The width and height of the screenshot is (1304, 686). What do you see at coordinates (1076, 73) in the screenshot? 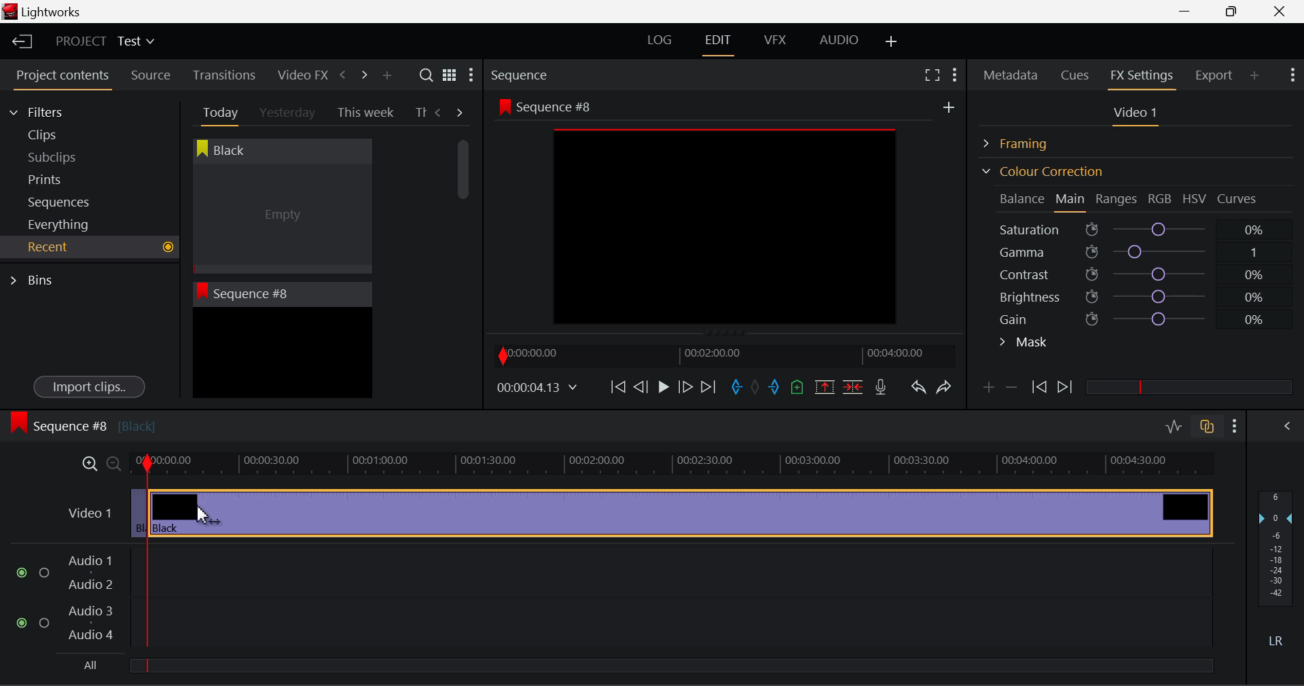
I see `Cues Panel` at bounding box center [1076, 73].